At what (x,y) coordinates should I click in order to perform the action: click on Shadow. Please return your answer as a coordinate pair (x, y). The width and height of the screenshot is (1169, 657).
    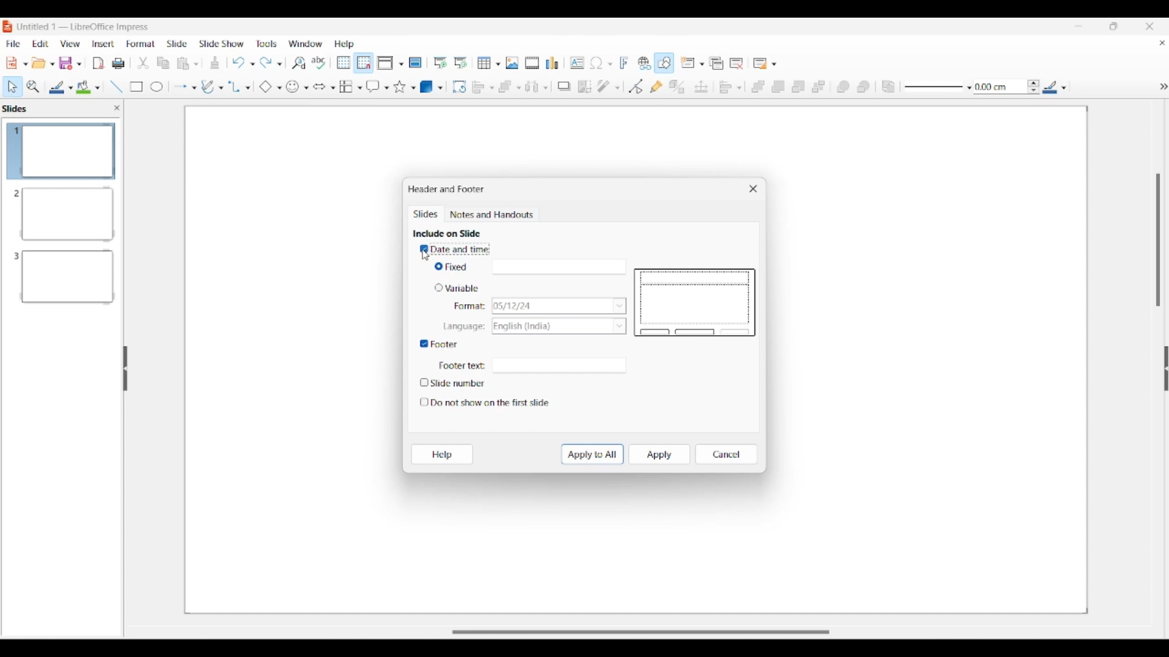
    Looking at the image, I should click on (564, 86).